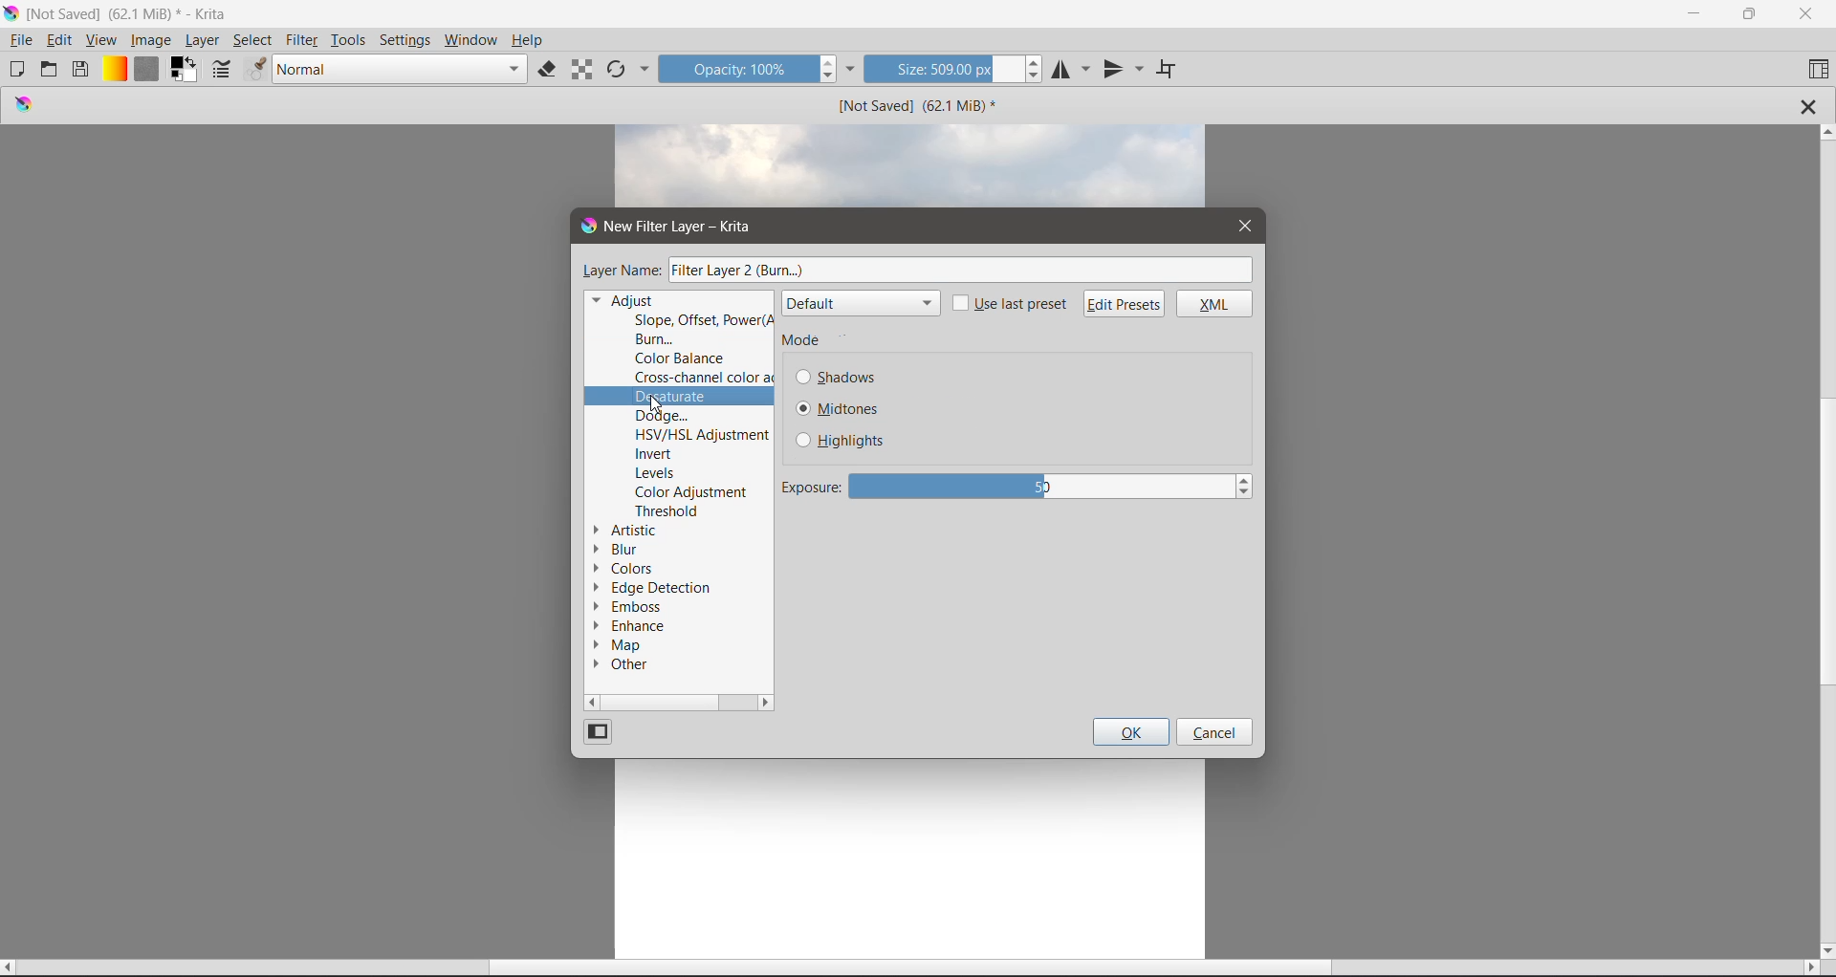 This screenshot has height=977, width=1836. I want to click on Burn, so click(656, 340).